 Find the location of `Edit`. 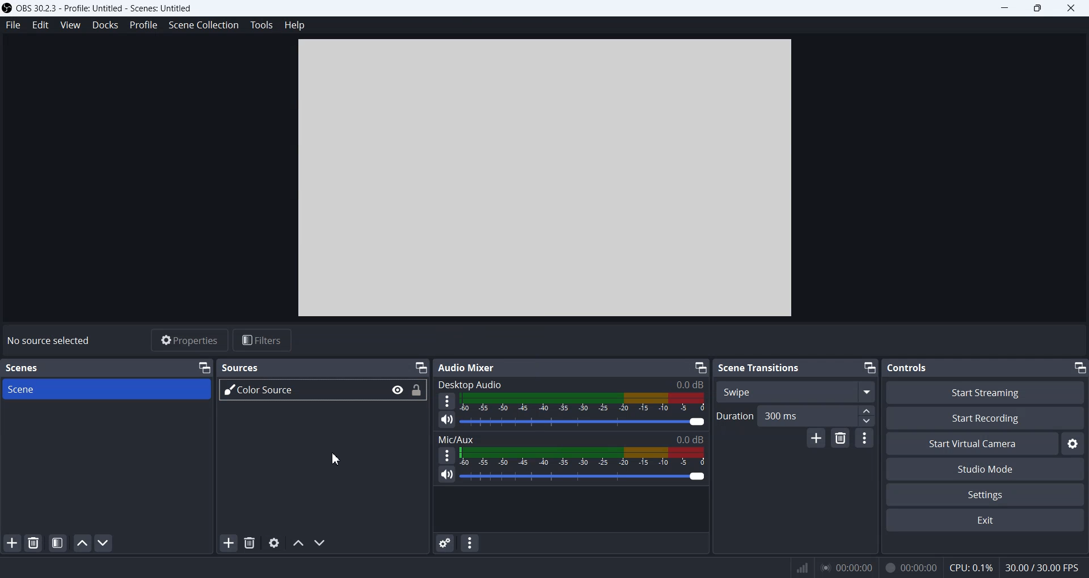

Edit is located at coordinates (40, 24).